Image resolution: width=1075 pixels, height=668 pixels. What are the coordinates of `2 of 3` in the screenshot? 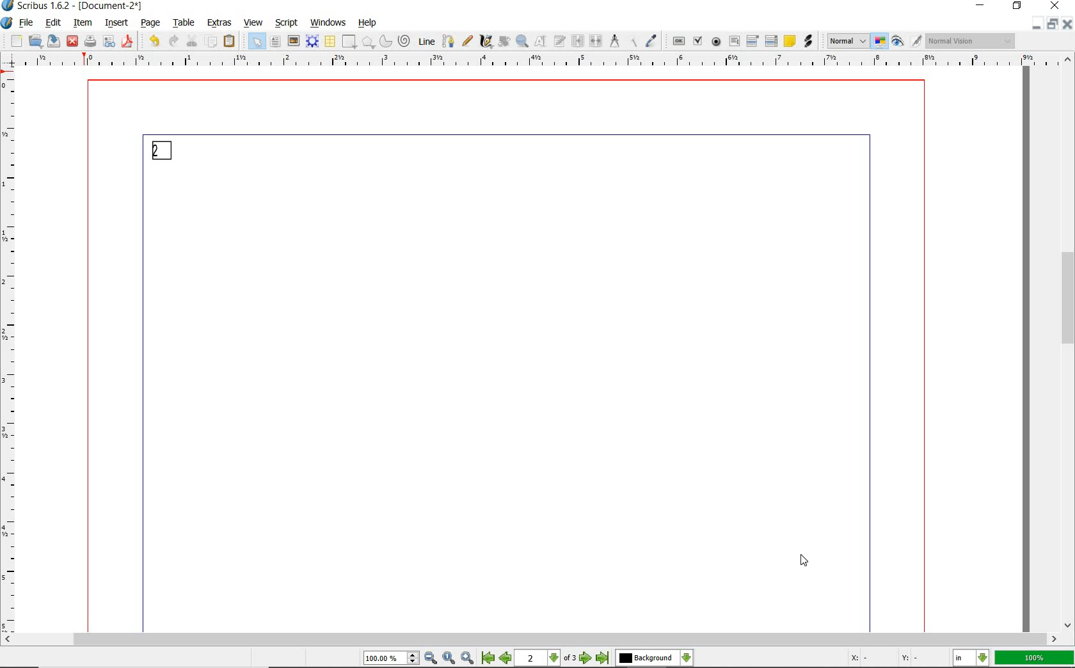 It's located at (547, 658).